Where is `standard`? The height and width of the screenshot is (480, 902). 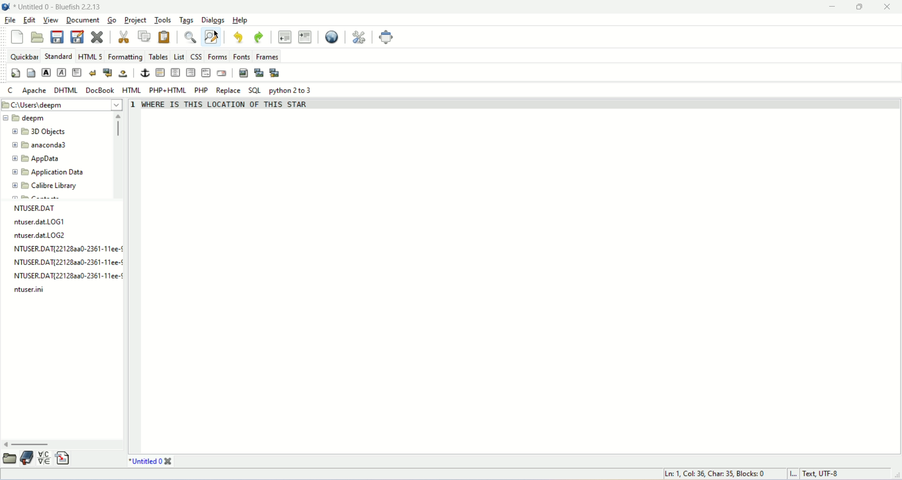
standard is located at coordinates (57, 56).